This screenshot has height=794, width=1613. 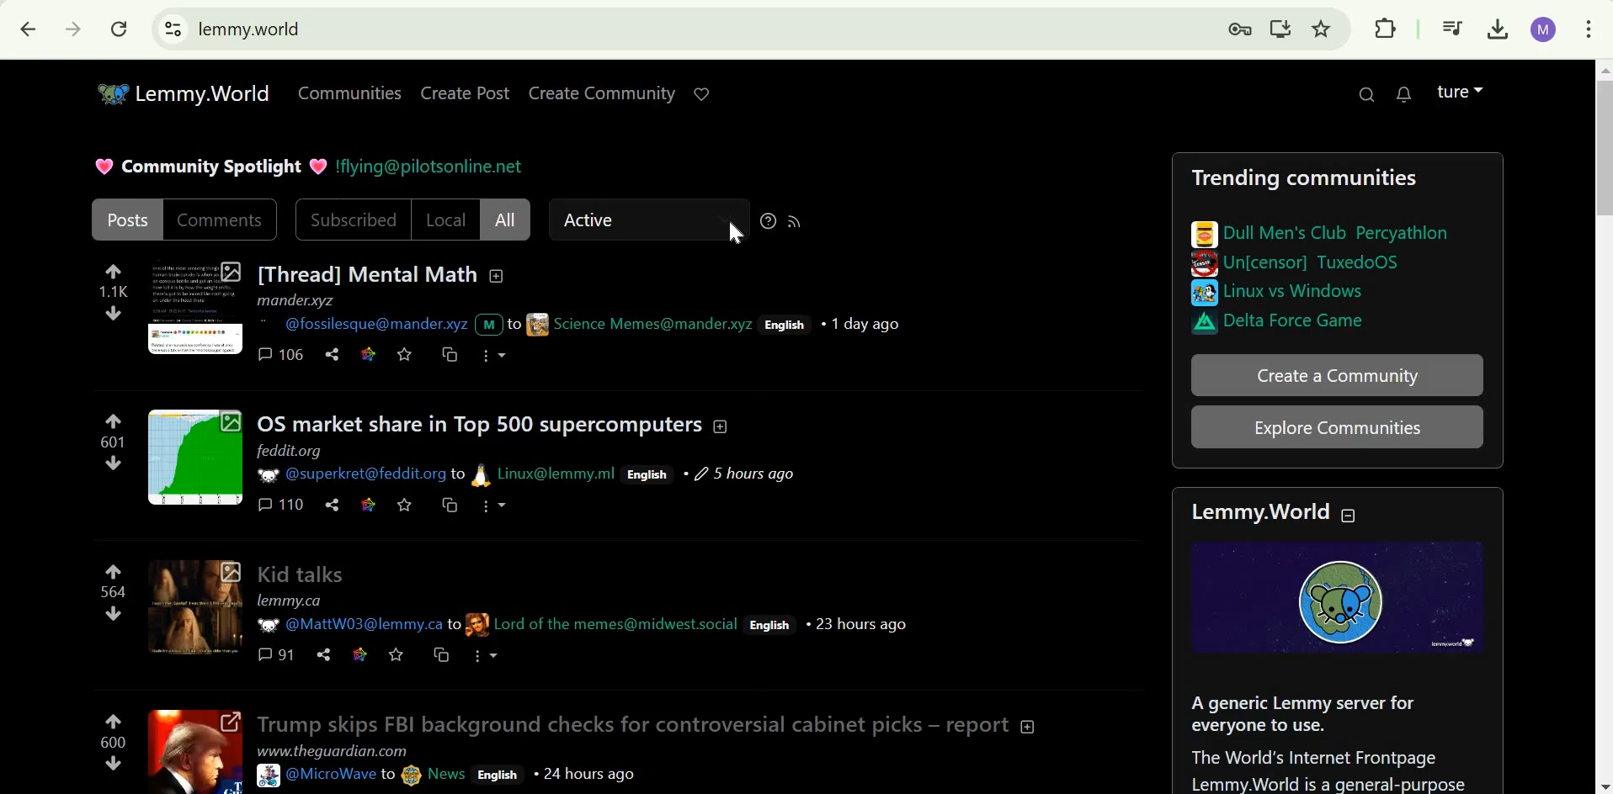 I want to click on picture, so click(x=267, y=624).